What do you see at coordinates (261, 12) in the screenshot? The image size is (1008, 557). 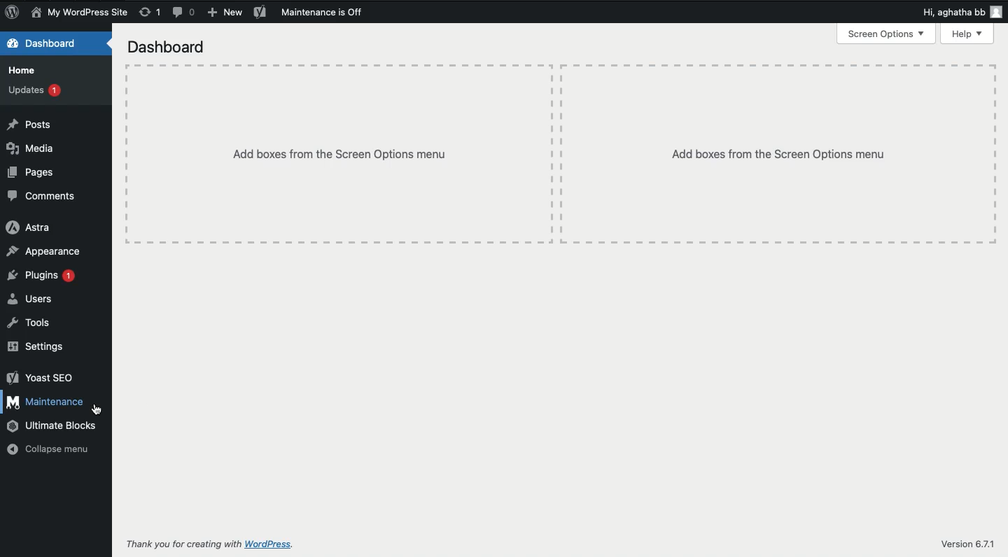 I see `Yoast ` at bounding box center [261, 12].